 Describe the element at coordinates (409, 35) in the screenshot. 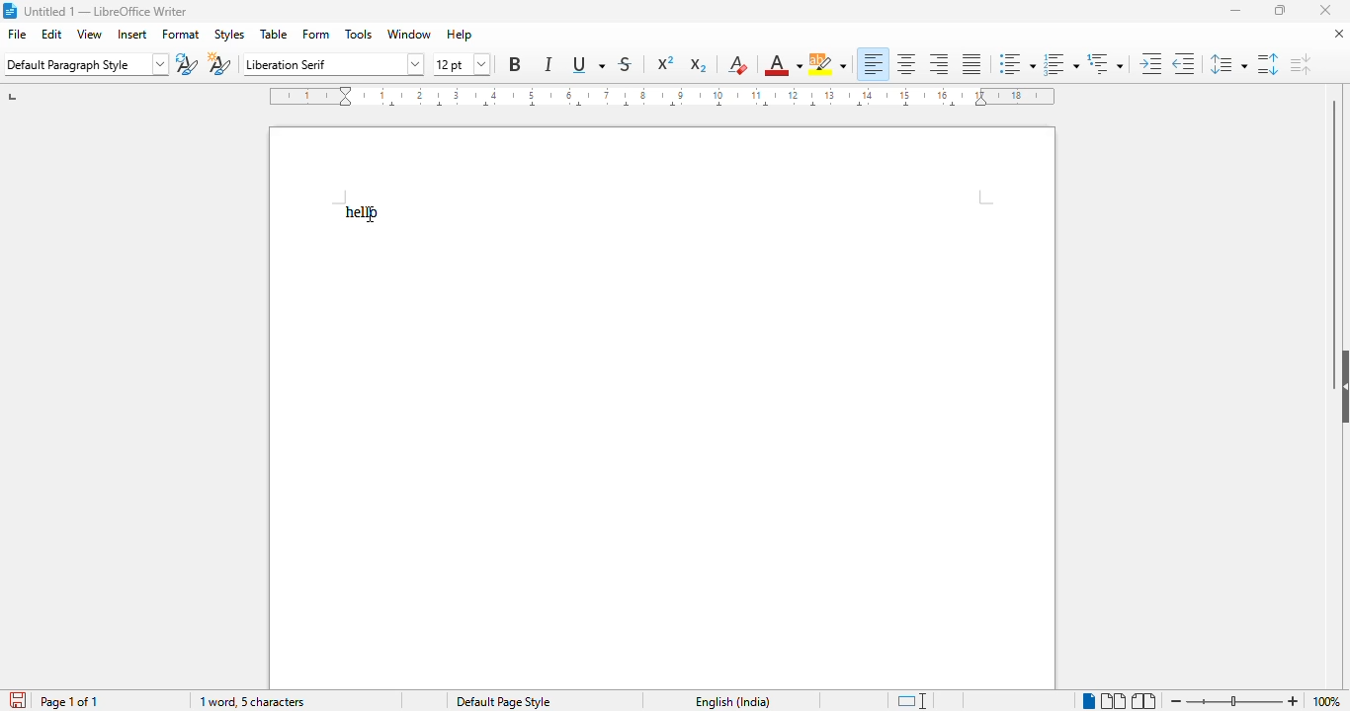

I see `window` at that location.